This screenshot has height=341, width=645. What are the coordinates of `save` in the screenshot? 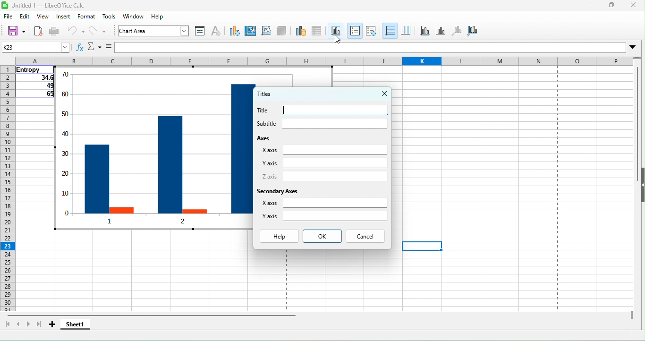 It's located at (17, 32).